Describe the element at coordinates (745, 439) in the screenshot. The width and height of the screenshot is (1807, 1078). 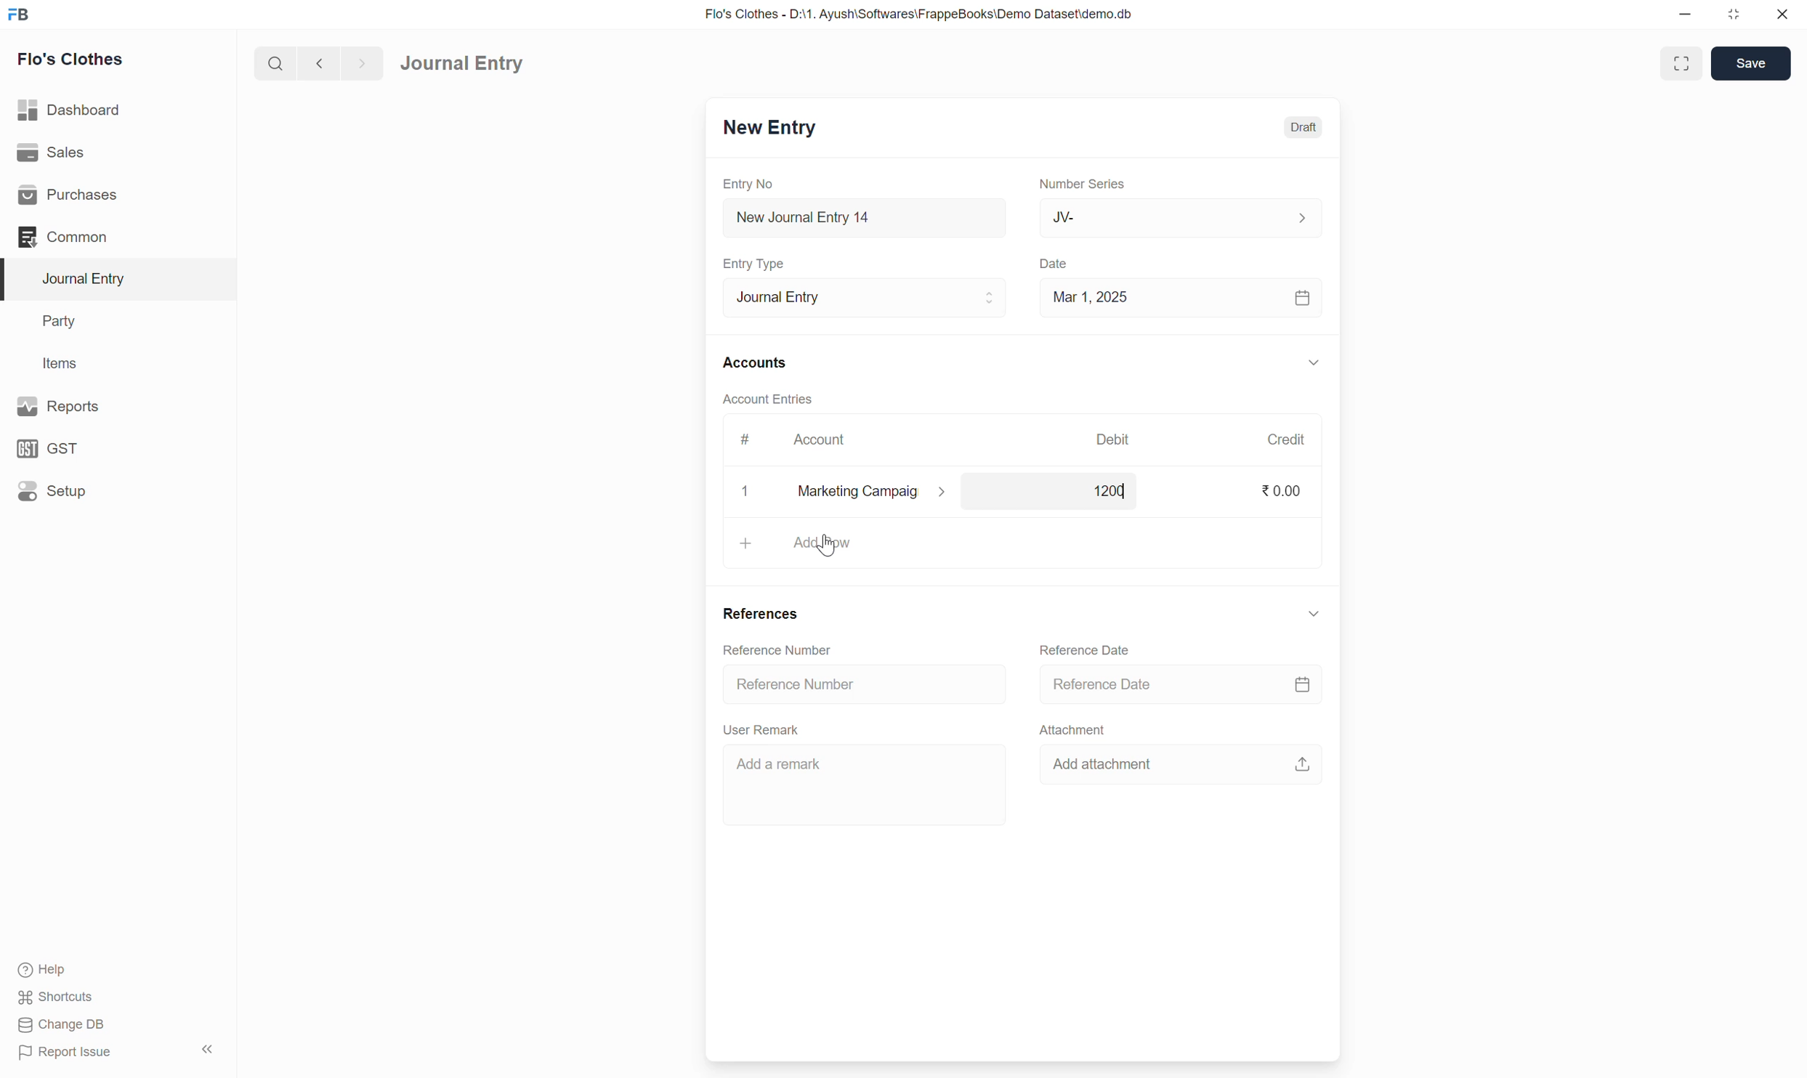
I see `#` at that location.